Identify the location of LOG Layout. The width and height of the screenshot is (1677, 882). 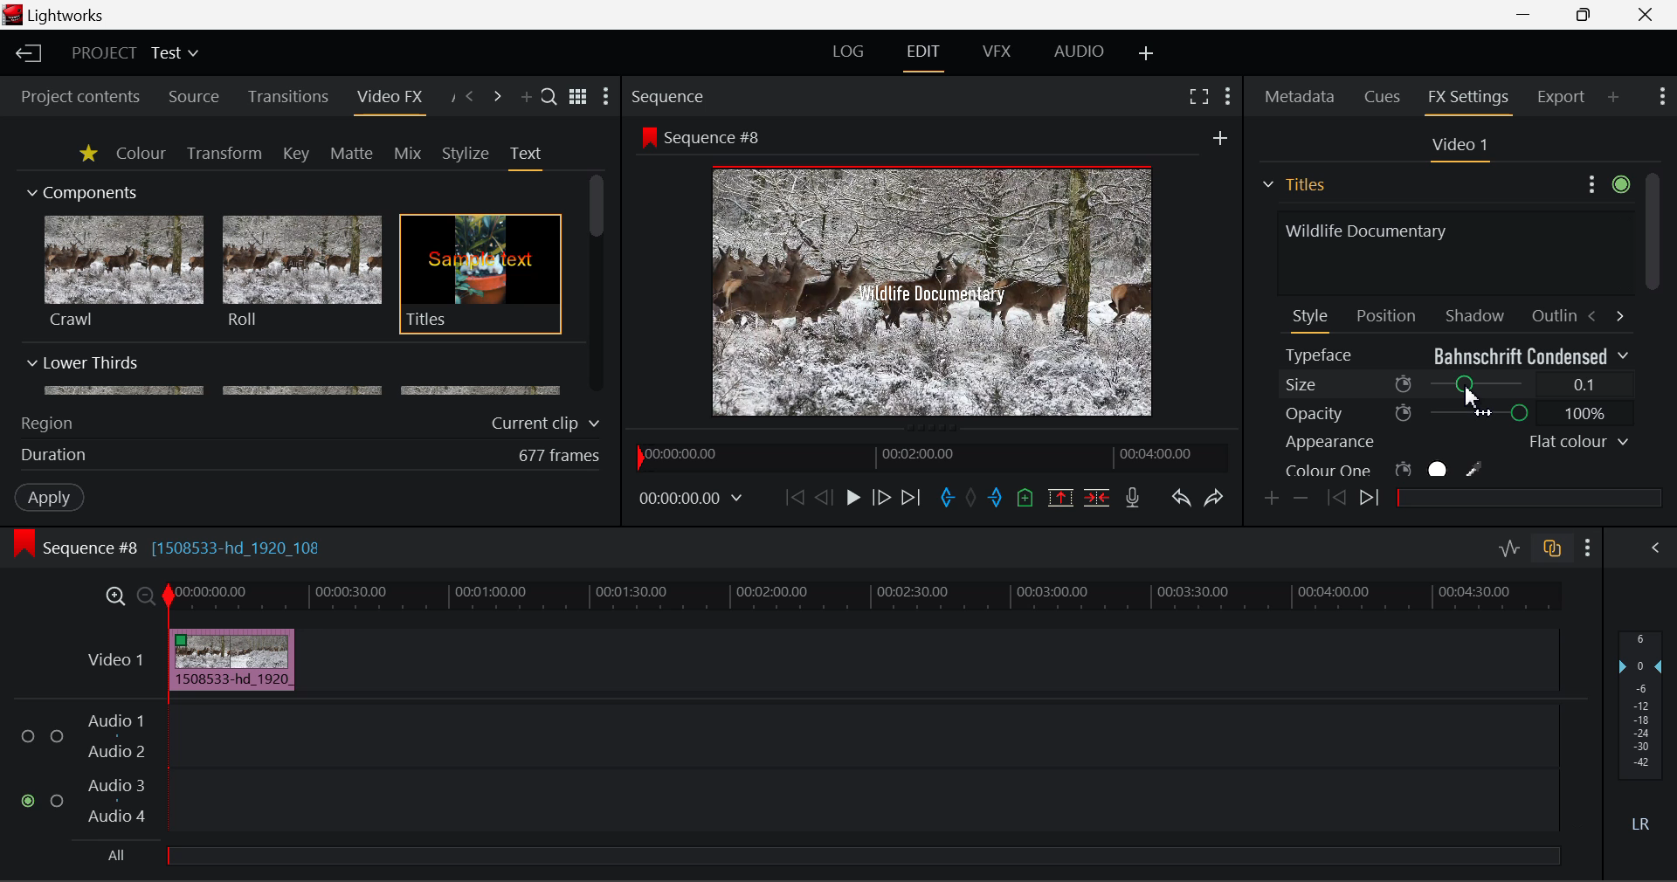
(849, 51).